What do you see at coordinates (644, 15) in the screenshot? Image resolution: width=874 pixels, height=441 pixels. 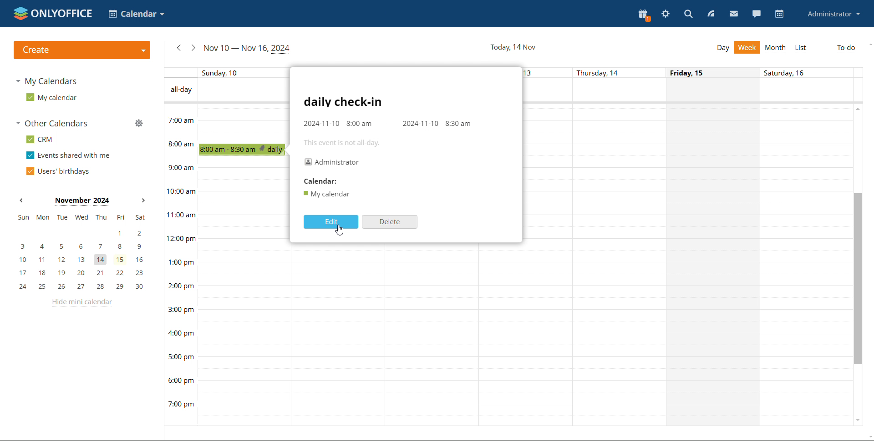 I see `present` at bounding box center [644, 15].